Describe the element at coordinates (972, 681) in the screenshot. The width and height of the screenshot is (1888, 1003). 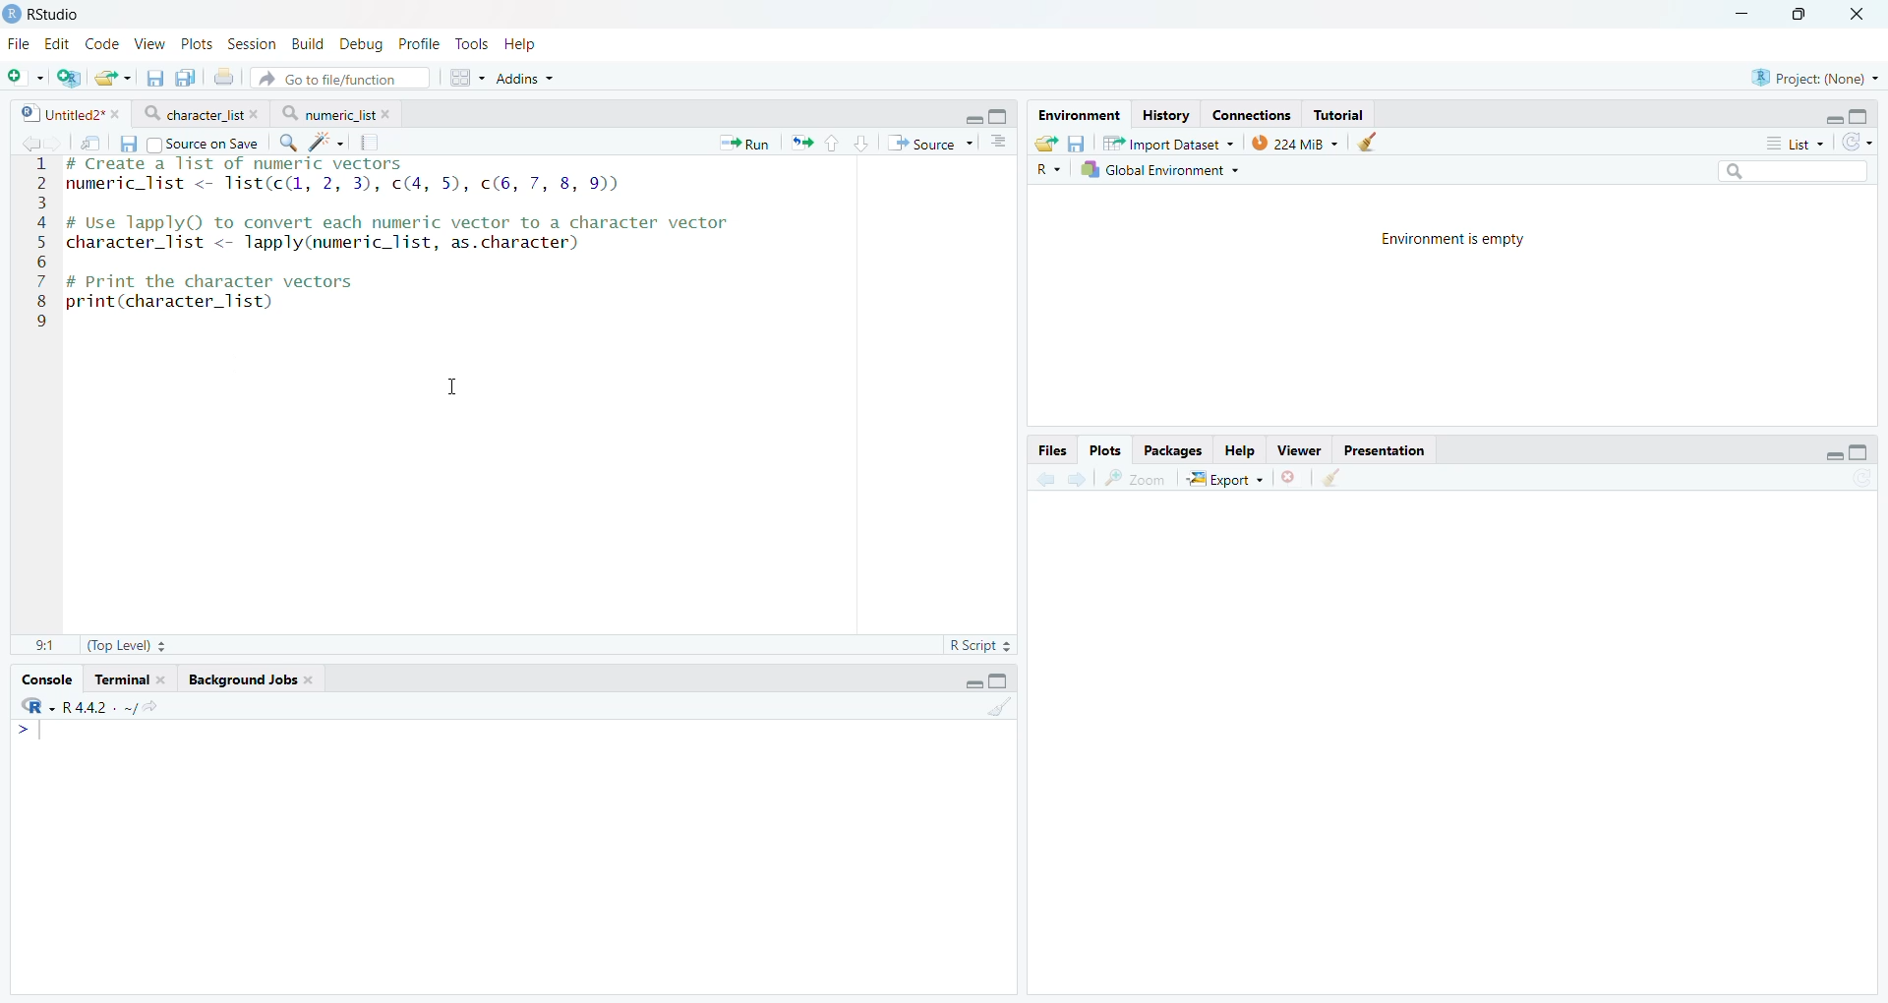
I see `Hide` at that location.